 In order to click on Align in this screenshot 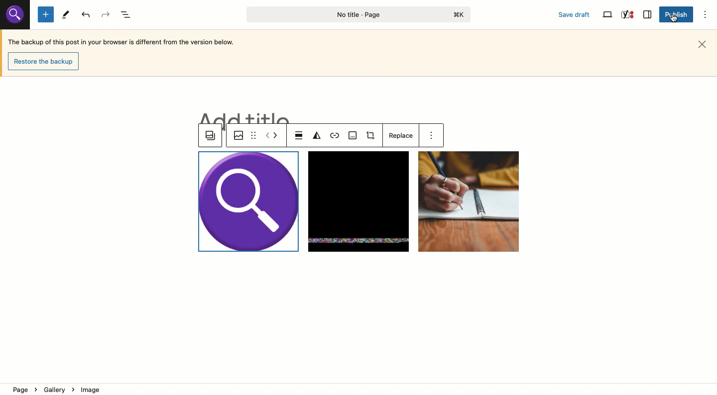, I will do `click(299, 136)`.